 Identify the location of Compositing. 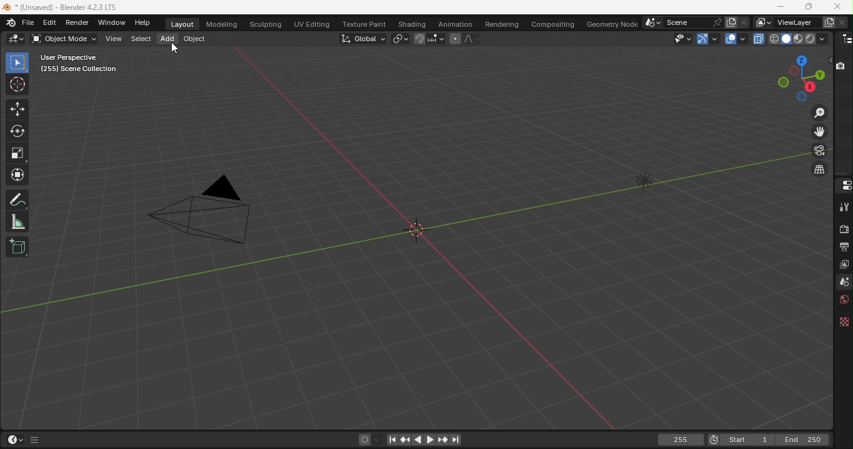
(555, 23).